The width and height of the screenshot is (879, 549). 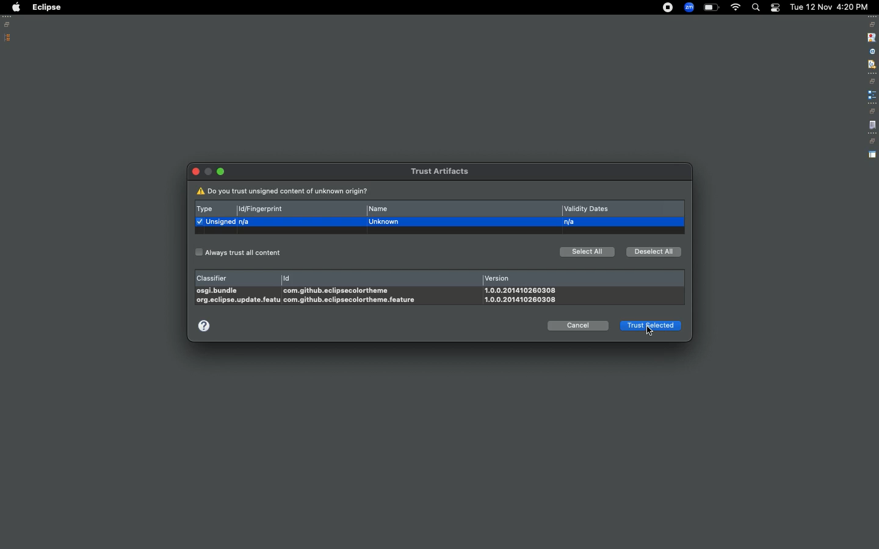 What do you see at coordinates (652, 251) in the screenshot?
I see `Deselect all` at bounding box center [652, 251].